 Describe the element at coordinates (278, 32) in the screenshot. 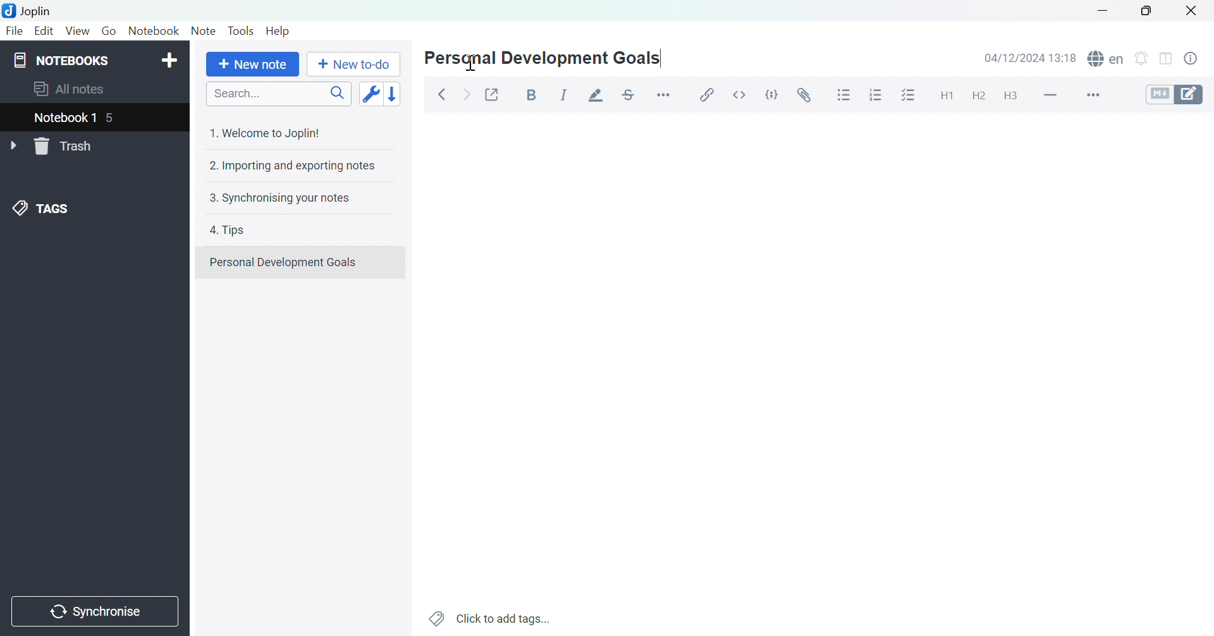

I see `Help` at that location.